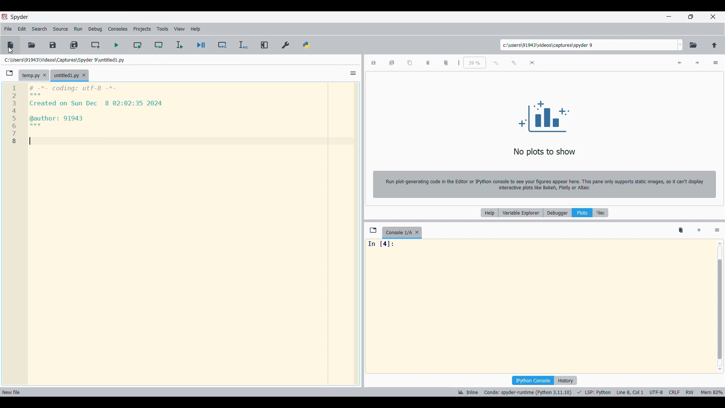 Image resolution: width=725 pixels, height=408 pixels. What do you see at coordinates (8, 29) in the screenshot?
I see `File menu` at bounding box center [8, 29].